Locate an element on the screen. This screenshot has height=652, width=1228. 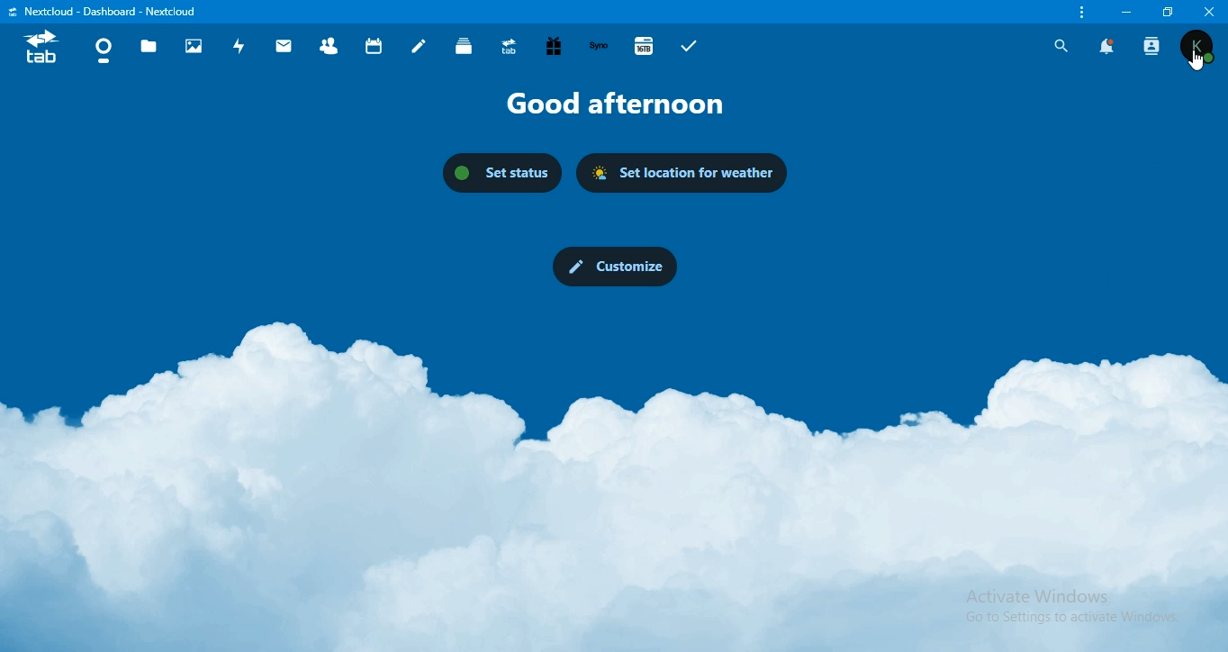
16TB is located at coordinates (646, 45).